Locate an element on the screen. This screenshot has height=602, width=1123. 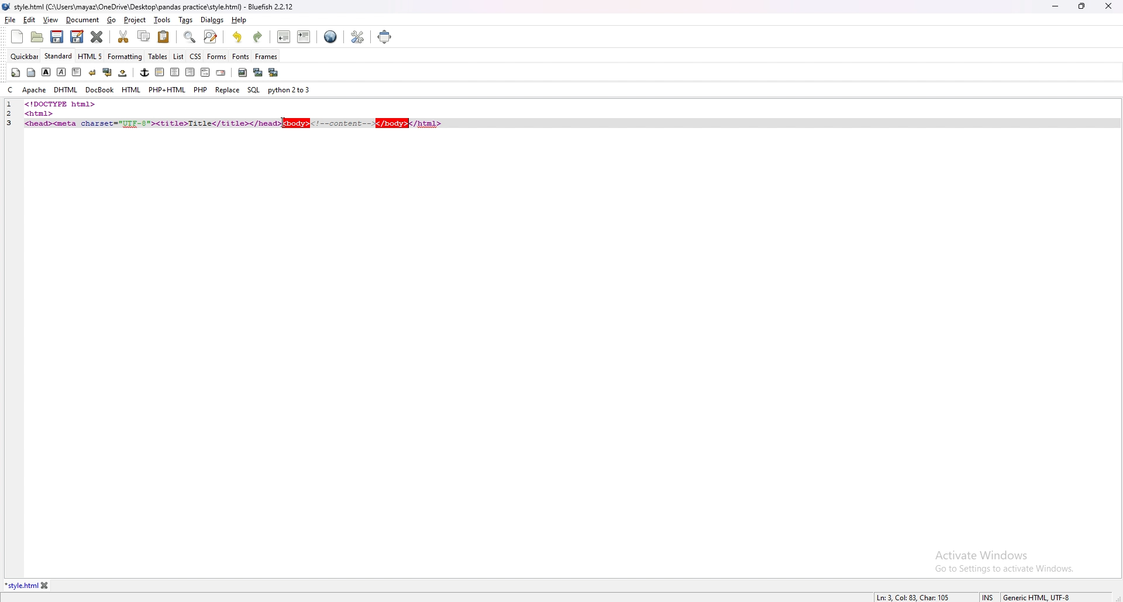
dhtml is located at coordinates (66, 91).